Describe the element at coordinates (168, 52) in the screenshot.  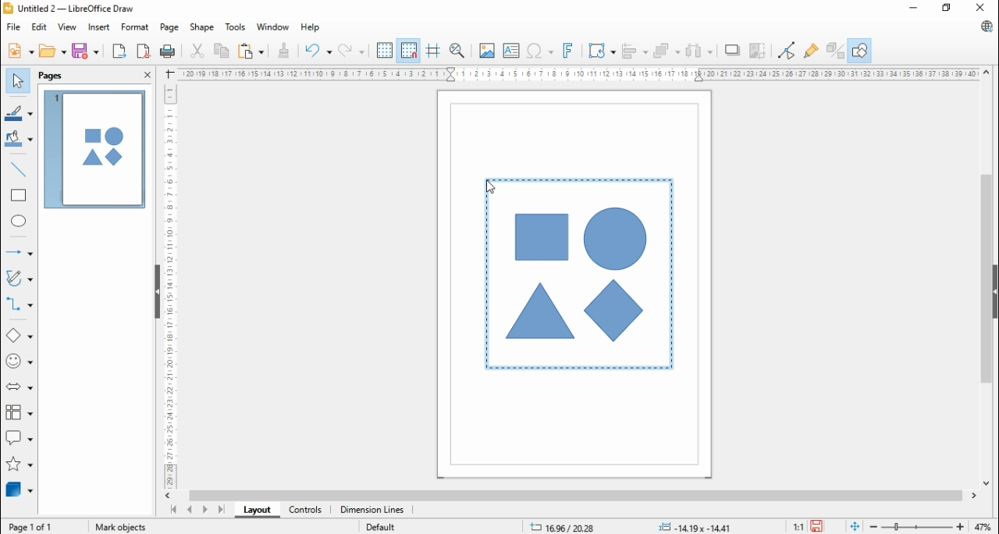
I see `print` at that location.